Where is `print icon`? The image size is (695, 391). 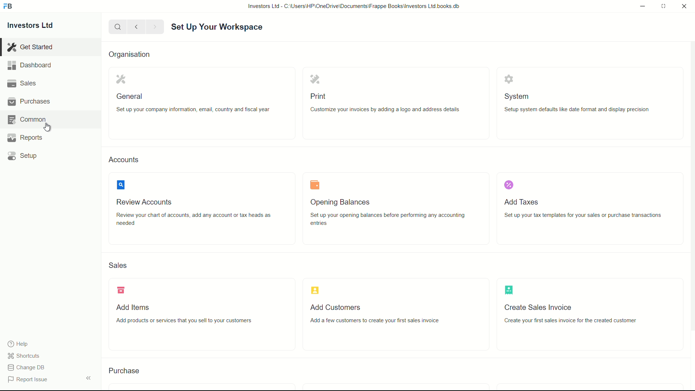 print icon is located at coordinates (313, 79).